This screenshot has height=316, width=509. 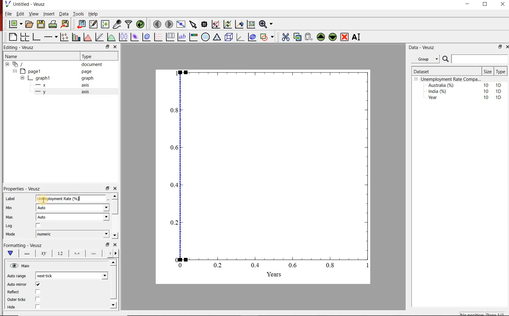 I want to click on Auto range, so click(x=18, y=277).